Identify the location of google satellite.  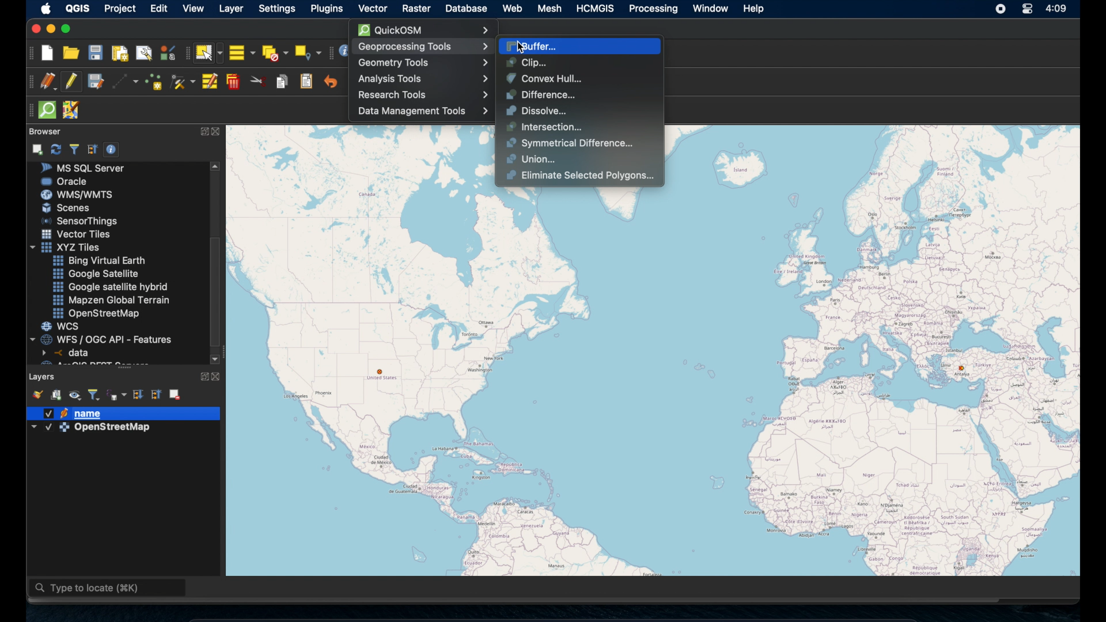
(95, 274).